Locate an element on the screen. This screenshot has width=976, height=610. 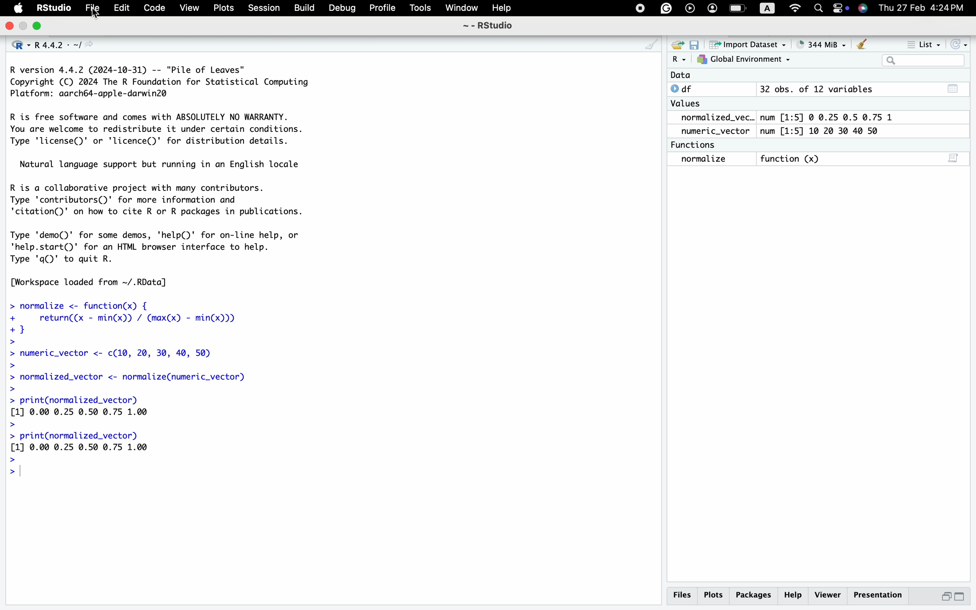
minimize is located at coordinates (946, 597).